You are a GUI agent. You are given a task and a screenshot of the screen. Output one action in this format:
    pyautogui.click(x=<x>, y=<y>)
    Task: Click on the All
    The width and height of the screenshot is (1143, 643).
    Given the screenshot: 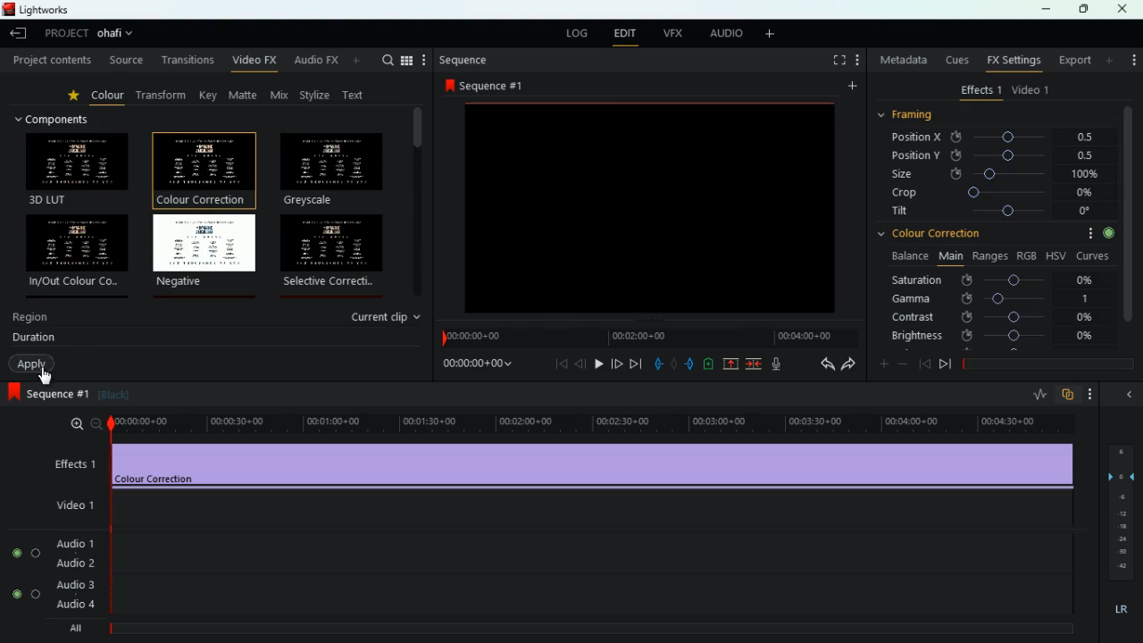 What is the action you would take?
    pyautogui.click(x=77, y=625)
    